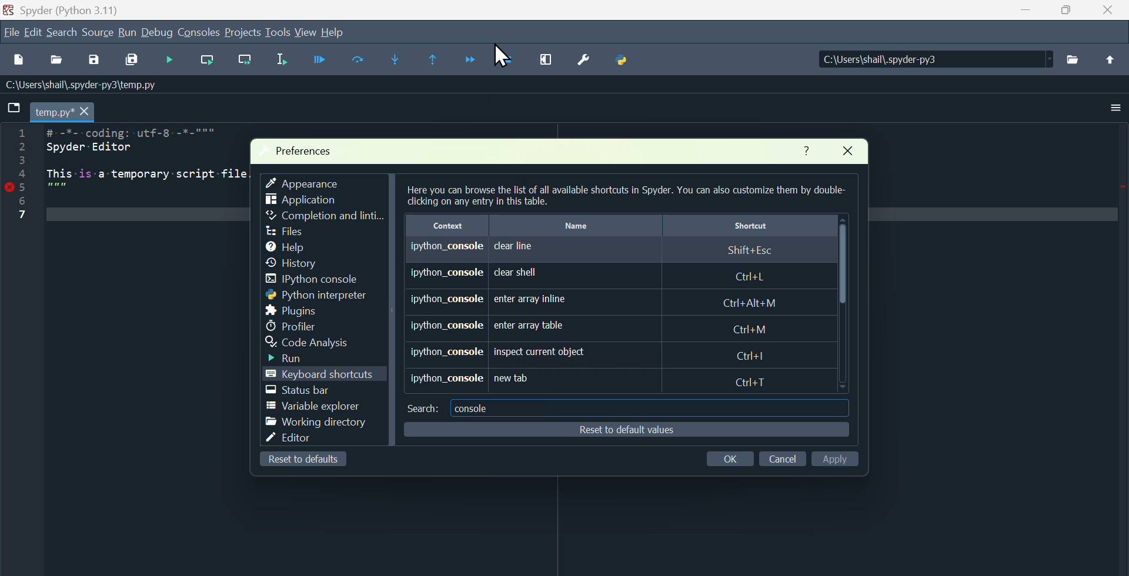  What do you see at coordinates (54, 113) in the screenshot?
I see `Filename` at bounding box center [54, 113].